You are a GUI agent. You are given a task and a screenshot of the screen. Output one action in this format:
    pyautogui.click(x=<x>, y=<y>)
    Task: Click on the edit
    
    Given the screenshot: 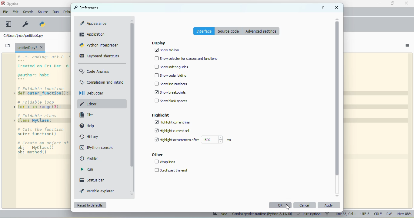 What is the action you would take?
    pyautogui.click(x=15, y=11)
    